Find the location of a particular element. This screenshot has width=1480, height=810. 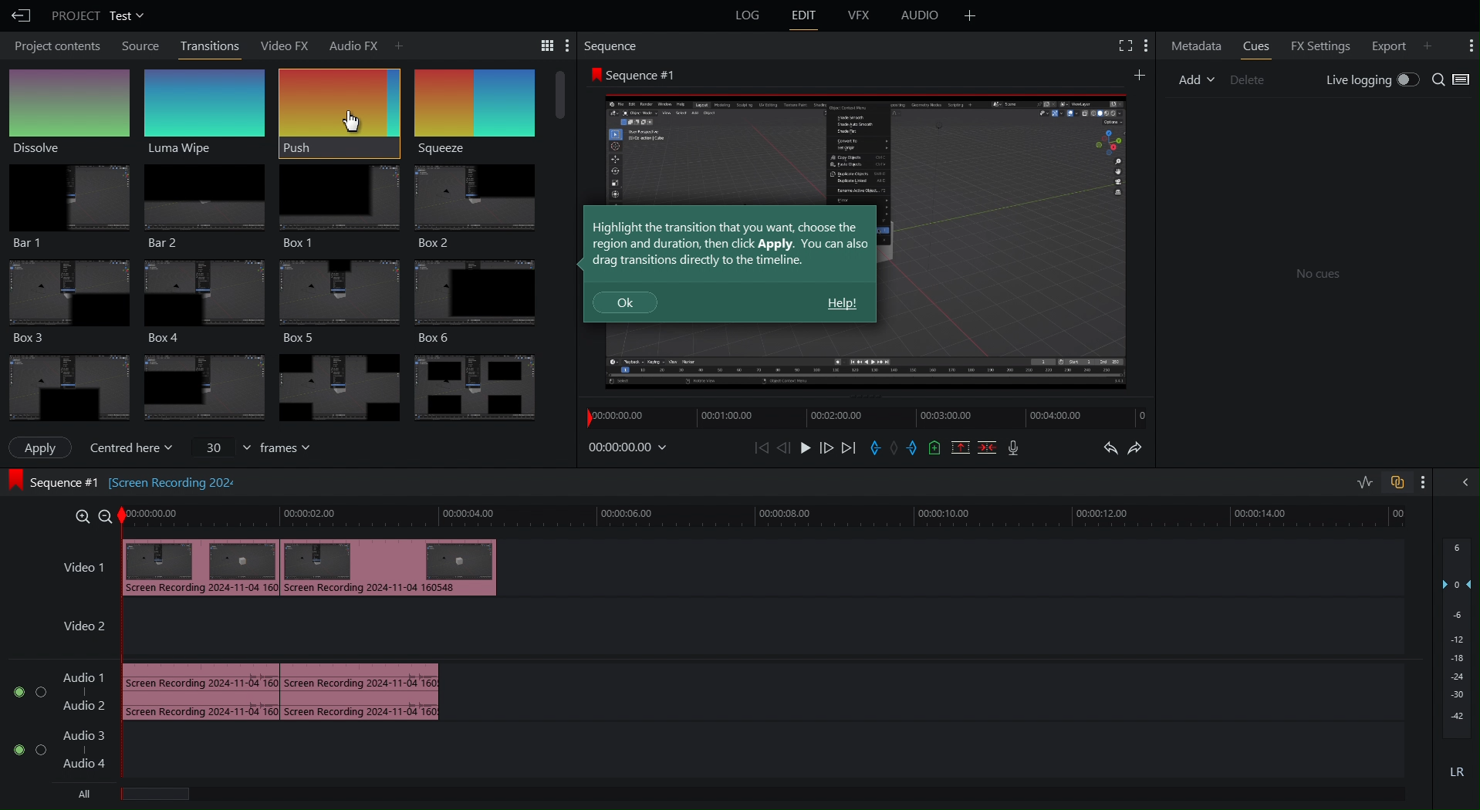

Undo is located at coordinates (1104, 451).